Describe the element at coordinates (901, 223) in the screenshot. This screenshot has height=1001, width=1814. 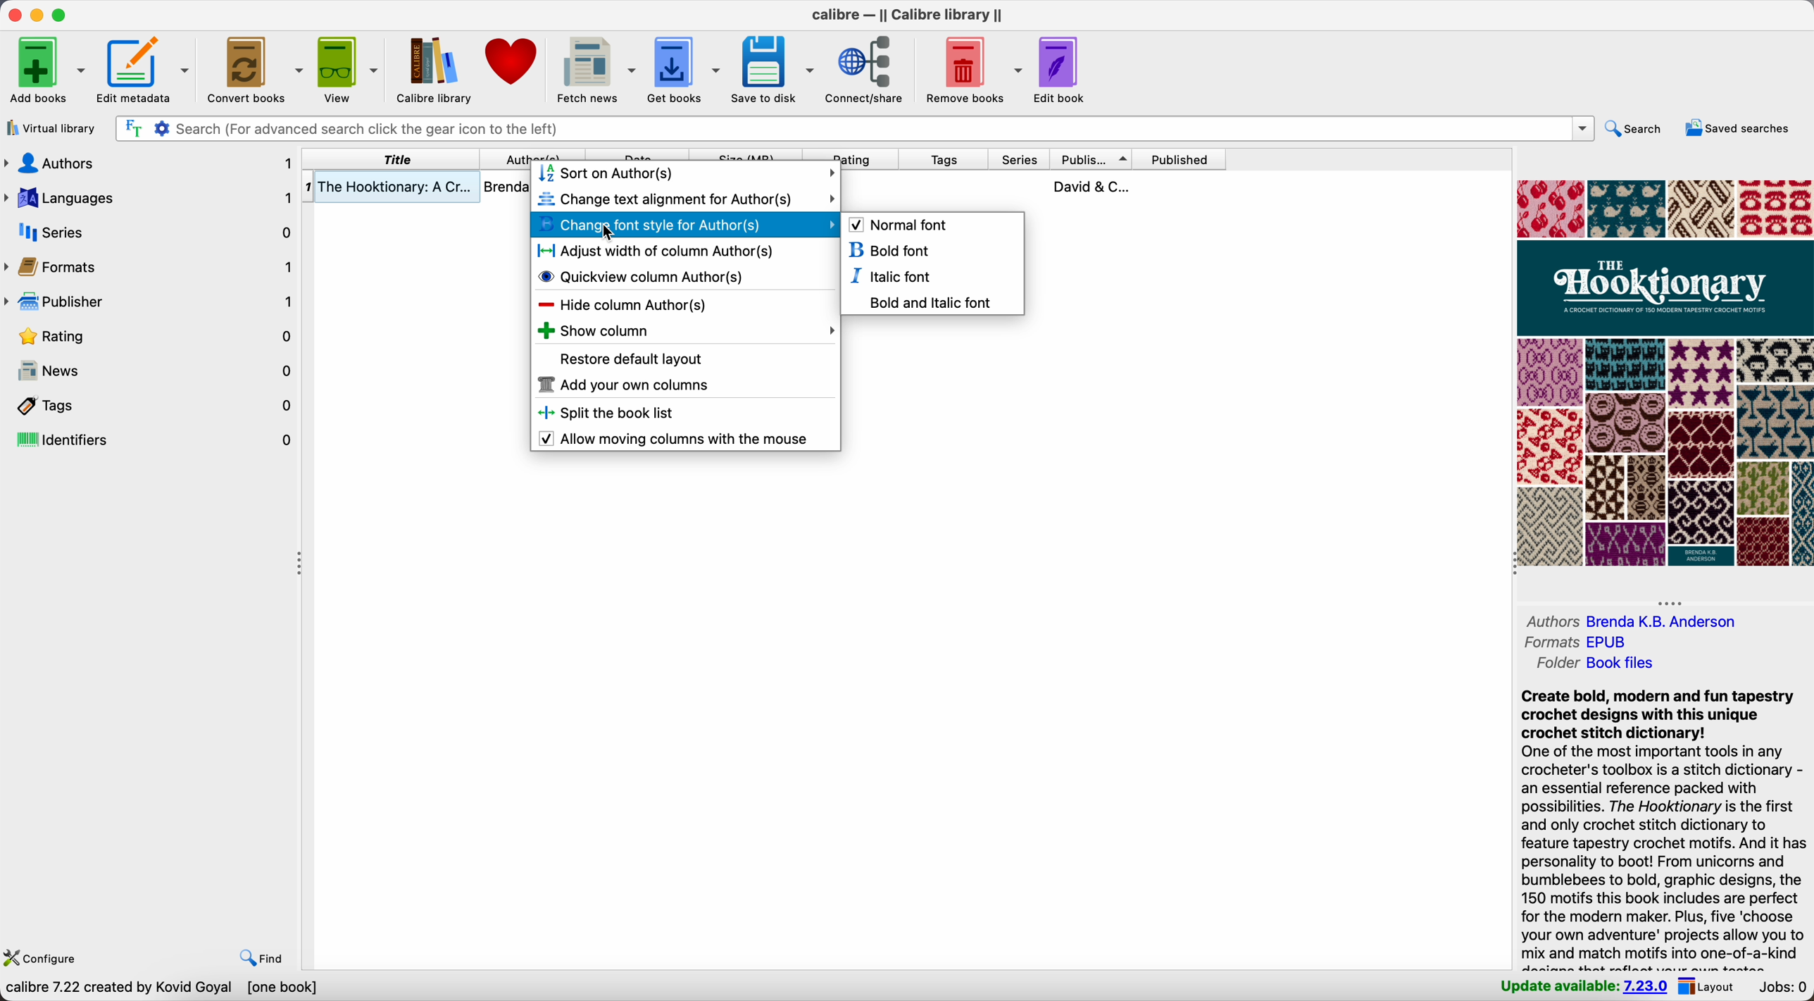
I see `normal font` at that location.